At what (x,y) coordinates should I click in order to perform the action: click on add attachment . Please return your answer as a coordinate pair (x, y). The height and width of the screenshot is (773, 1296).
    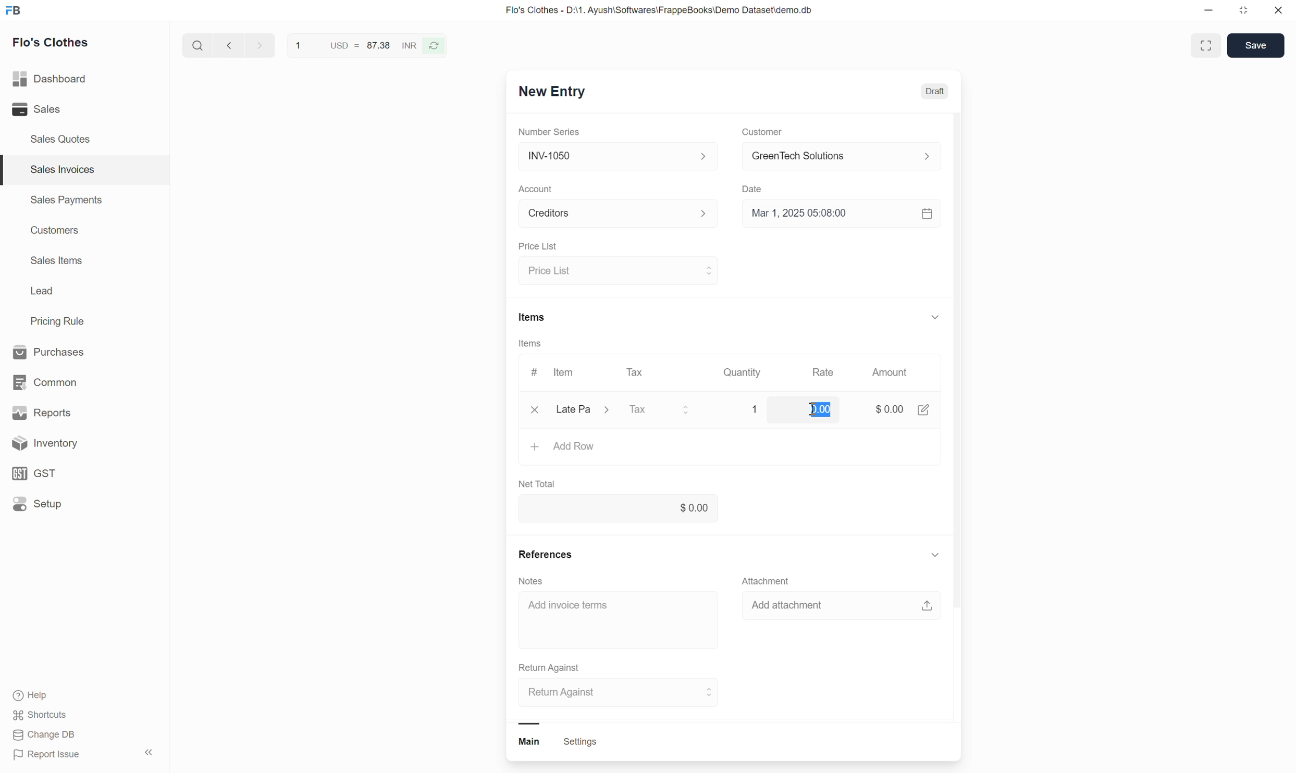
    Looking at the image, I should click on (846, 607).